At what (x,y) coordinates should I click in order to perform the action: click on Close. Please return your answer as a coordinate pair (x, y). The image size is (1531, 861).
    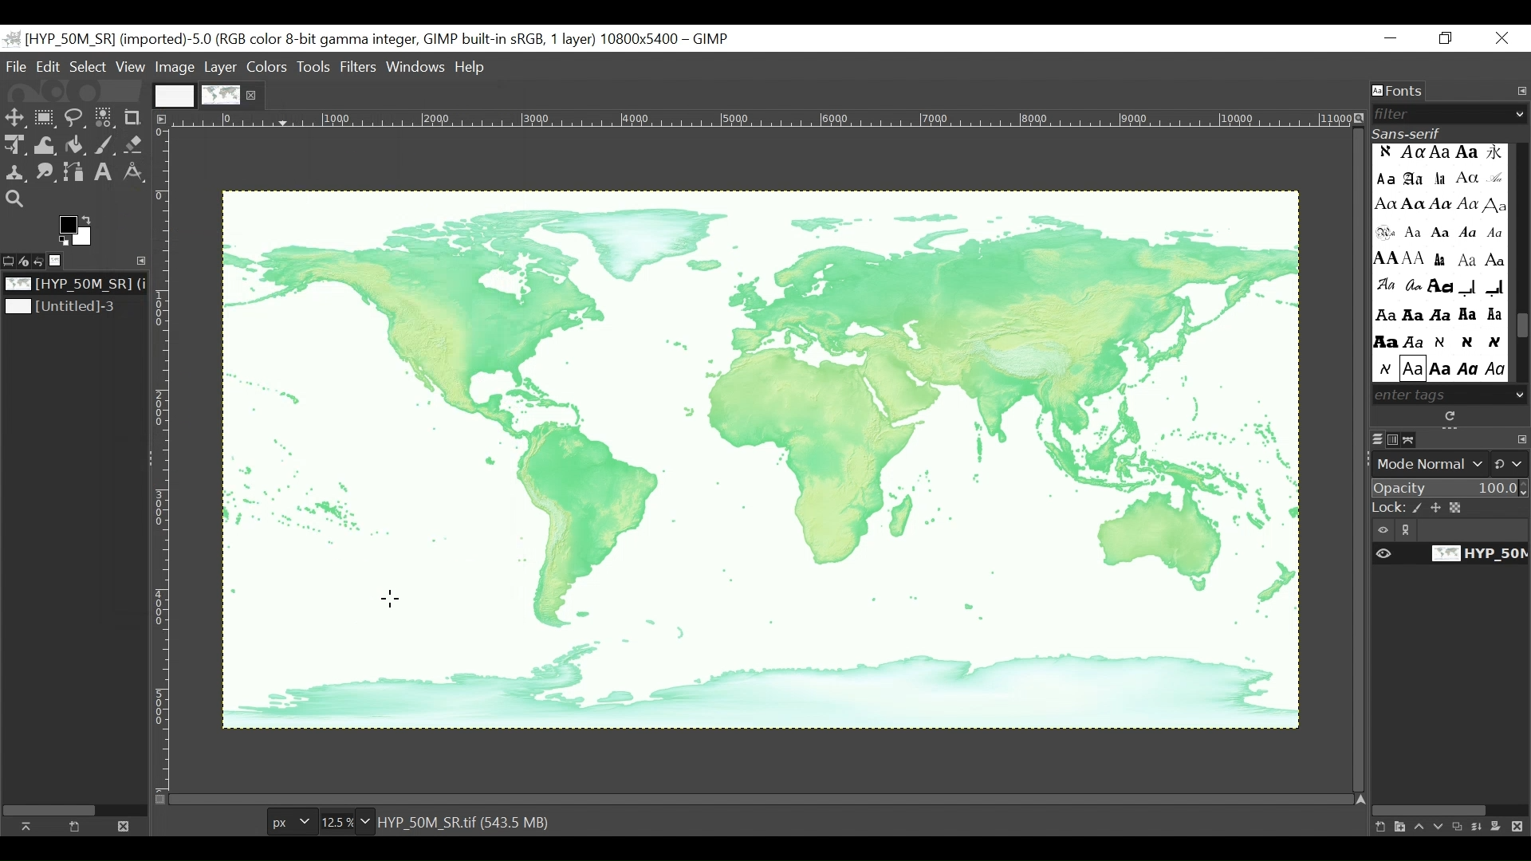
    Looking at the image, I should click on (121, 825).